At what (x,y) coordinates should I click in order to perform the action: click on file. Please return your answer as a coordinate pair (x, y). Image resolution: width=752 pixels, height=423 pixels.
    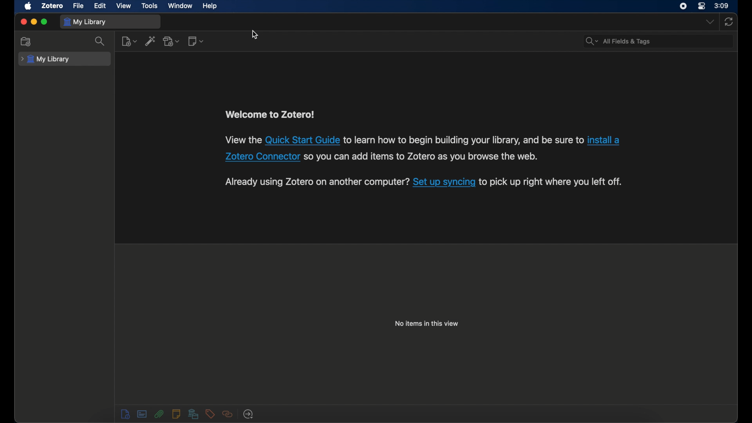
    Looking at the image, I should click on (78, 6).